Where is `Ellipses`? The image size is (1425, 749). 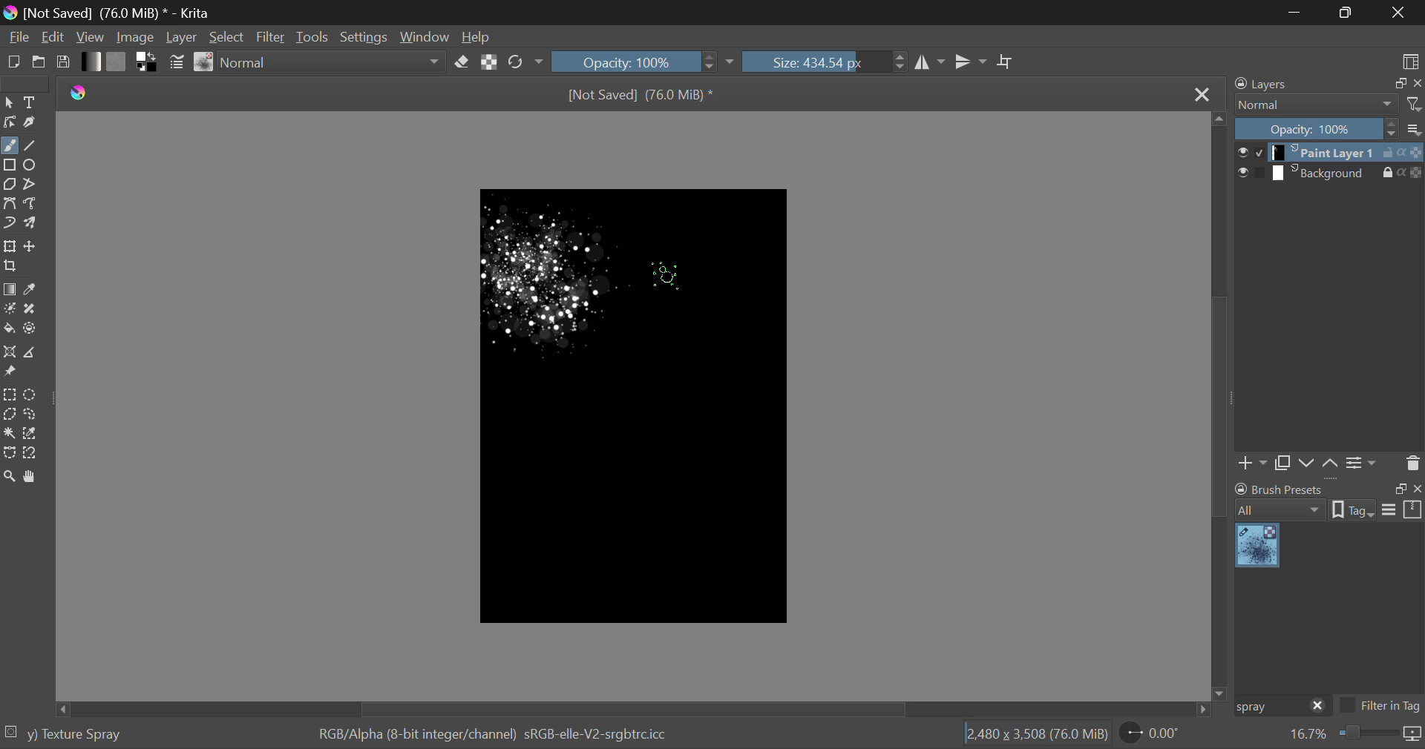
Ellipses is located at coordinates (32, 166).